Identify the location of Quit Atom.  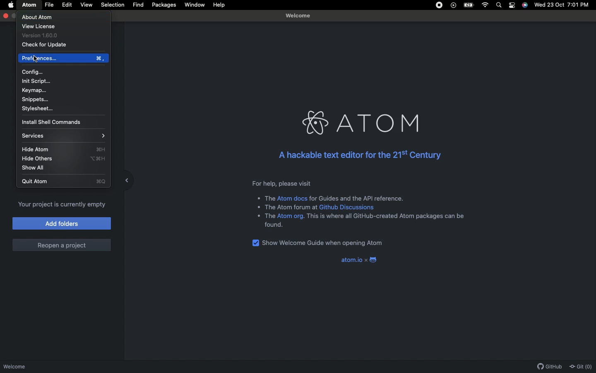
(63, 182).